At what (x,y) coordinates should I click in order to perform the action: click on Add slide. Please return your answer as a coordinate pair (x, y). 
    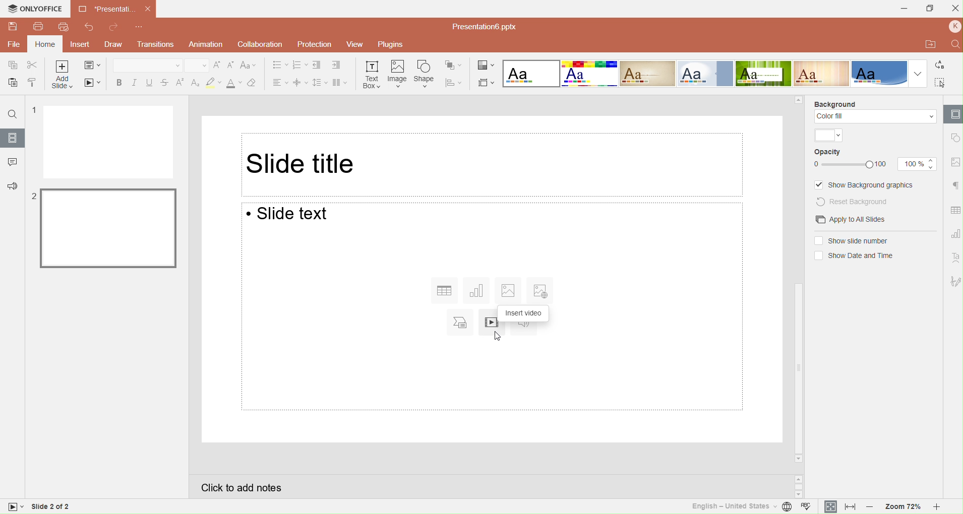
    Looking at the image, I should click on (61, 75).